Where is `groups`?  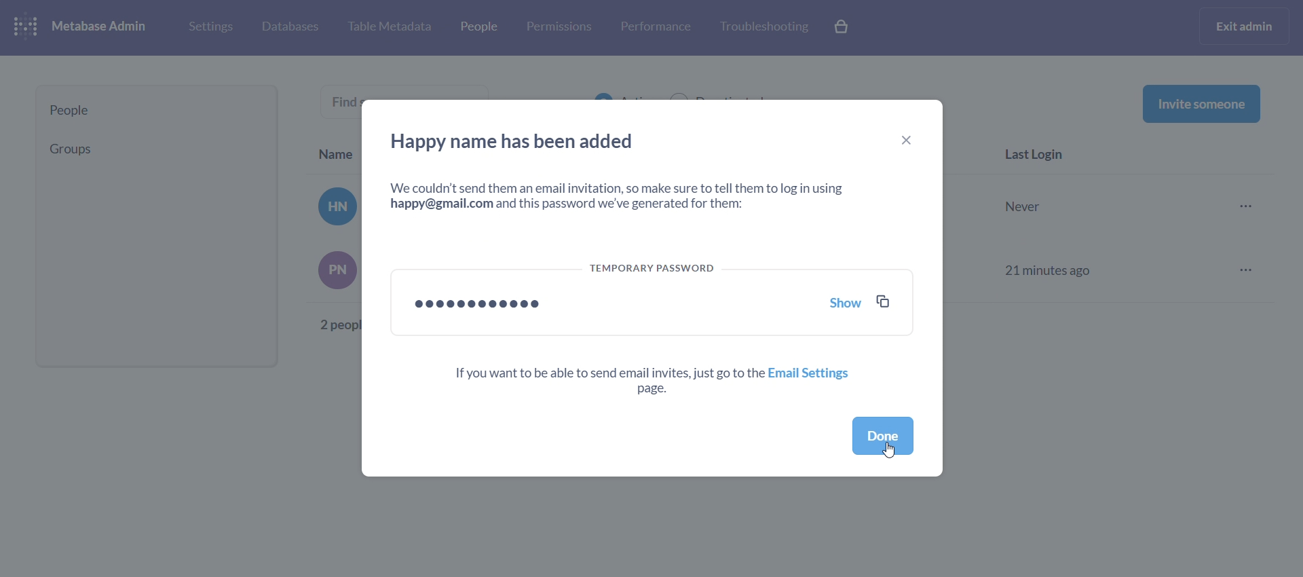
groups is located at coordinates (151, 149).